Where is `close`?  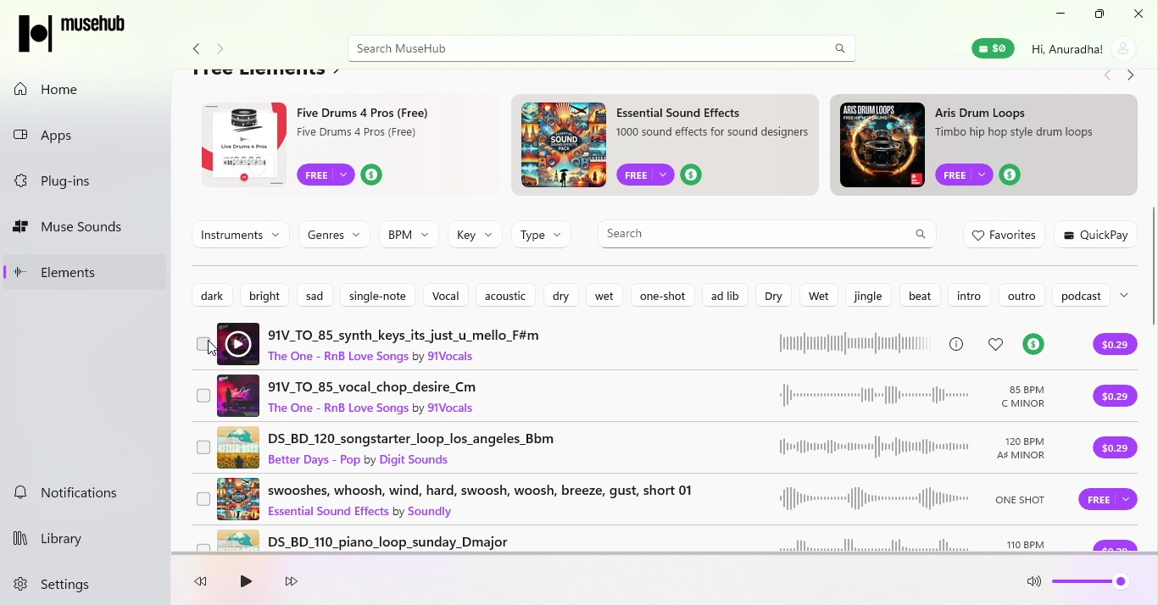 close is located at coordinates (1135, 14).